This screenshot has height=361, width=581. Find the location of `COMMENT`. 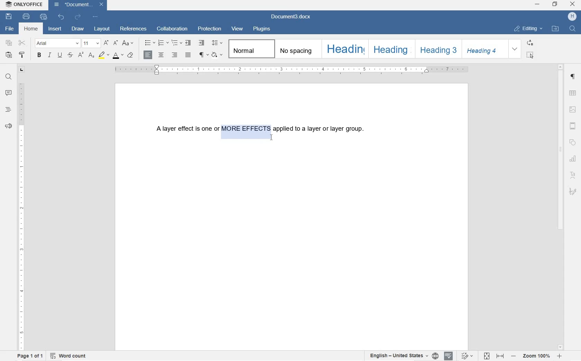

COMMENT is located at coordinates (9, 94).